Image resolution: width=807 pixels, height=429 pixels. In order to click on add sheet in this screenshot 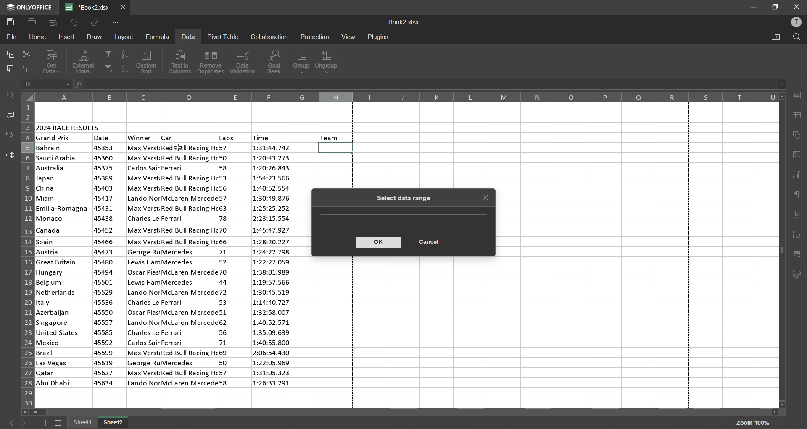, I will do `click(45, 423)`.